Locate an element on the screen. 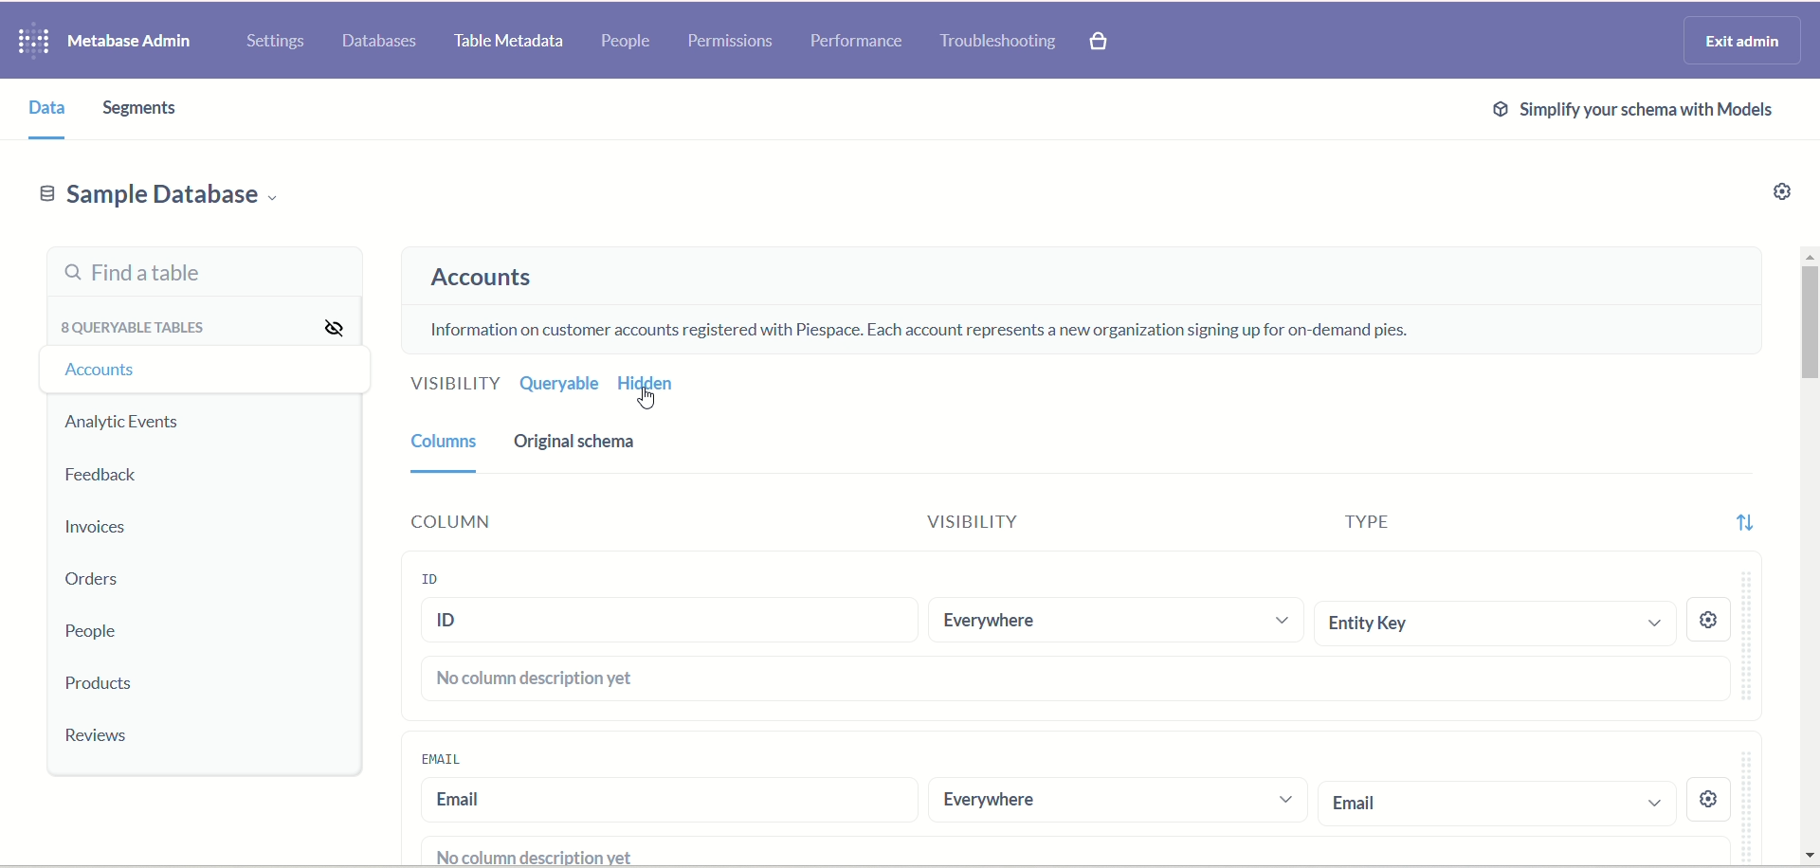  ID type is located at coordinates (1489, 621).